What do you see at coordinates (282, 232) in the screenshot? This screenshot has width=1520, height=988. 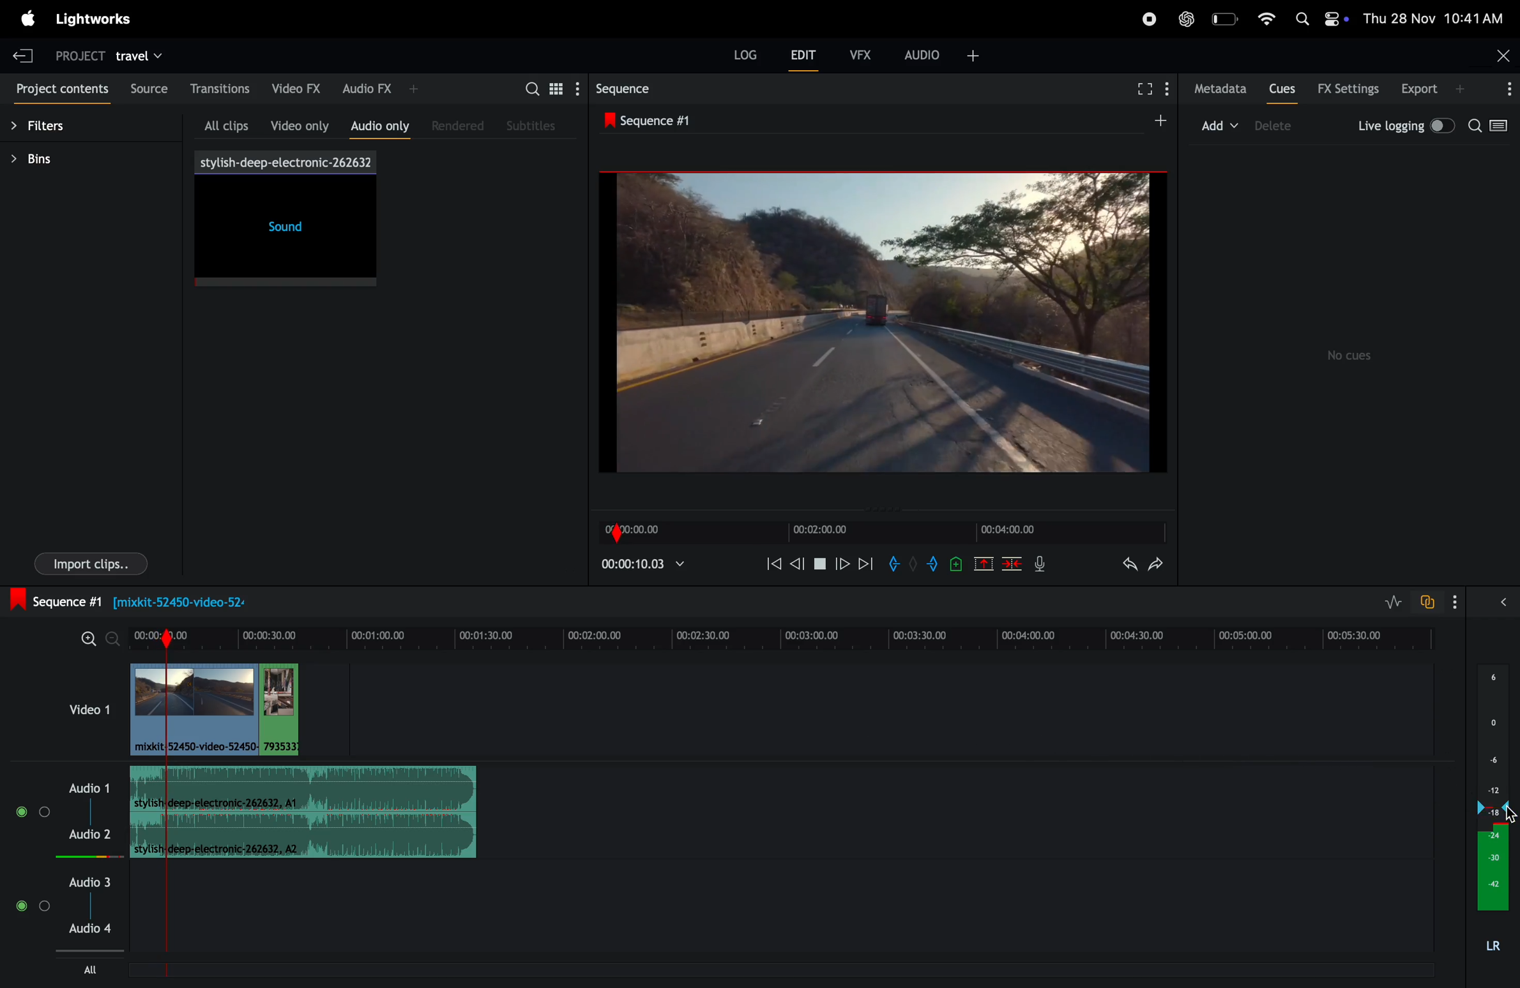 I see `sound` at bounding box center [282, 232].